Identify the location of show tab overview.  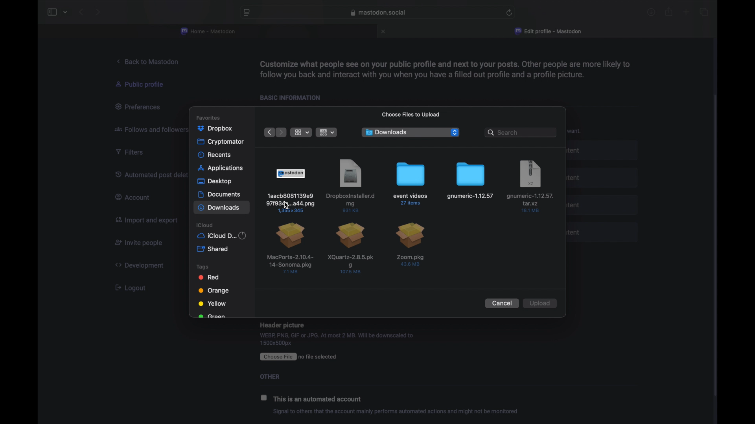
(704, 12).